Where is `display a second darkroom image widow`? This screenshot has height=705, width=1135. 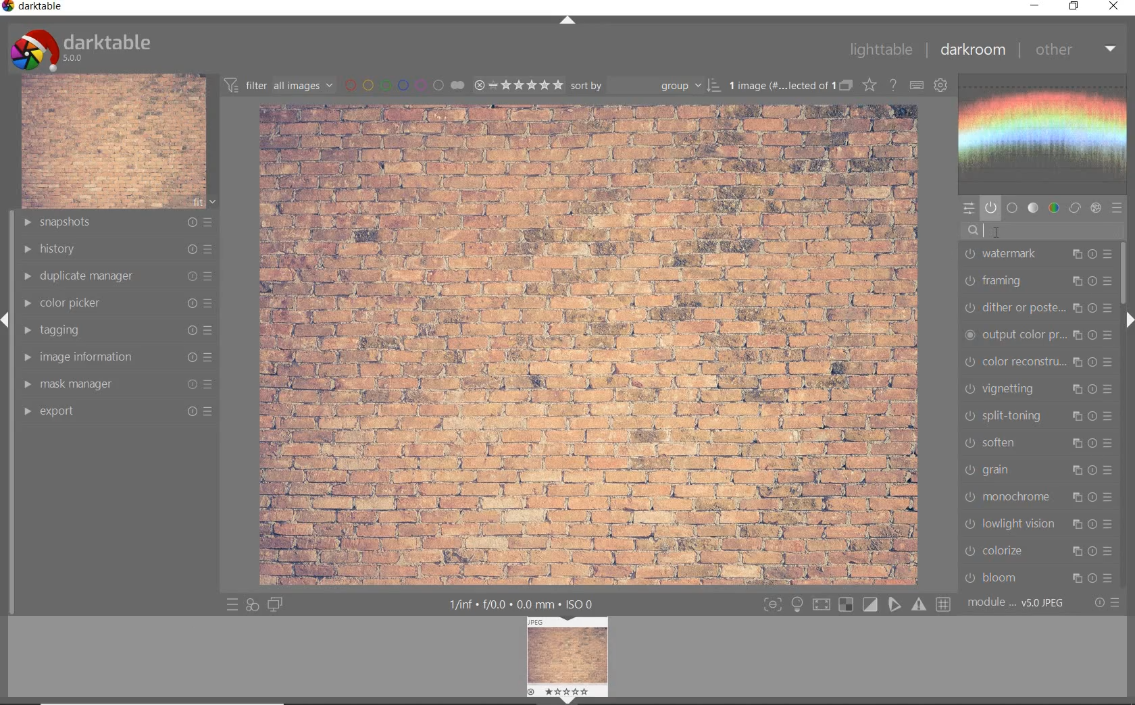 display a second darkroom image widow is located at coordinates (276, 604).